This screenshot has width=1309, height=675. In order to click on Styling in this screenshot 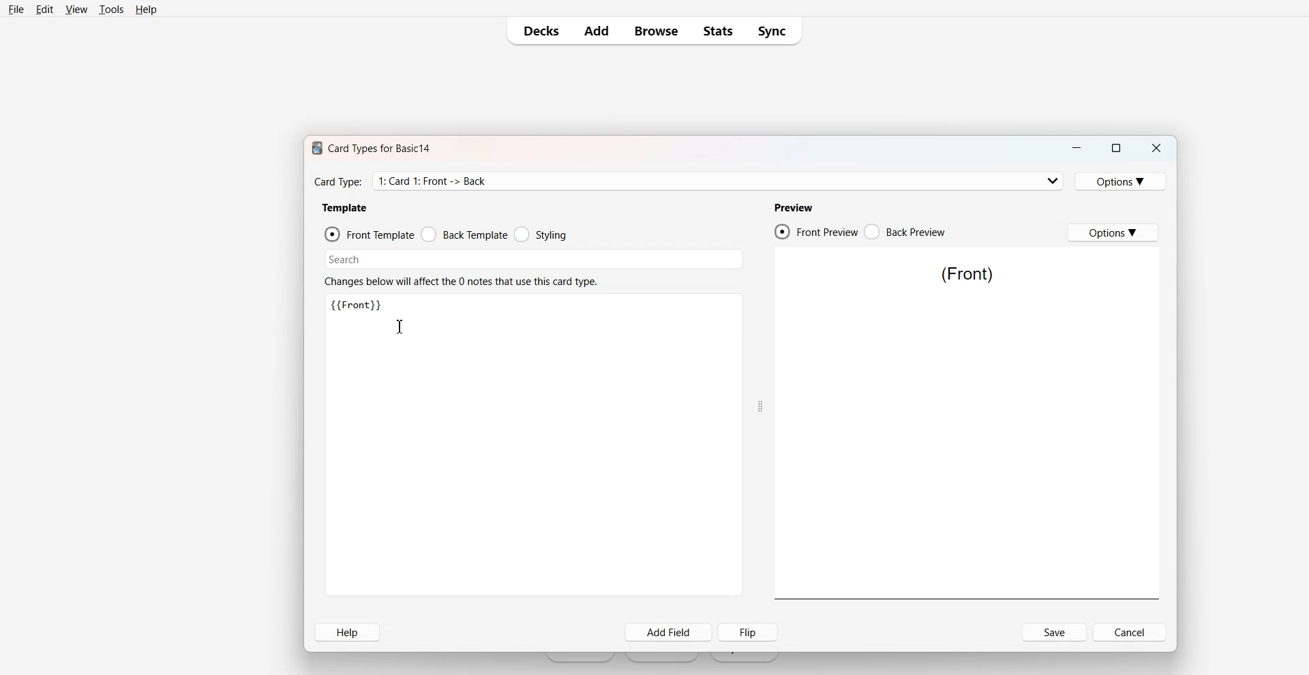, I will do `click(541, 233)`.